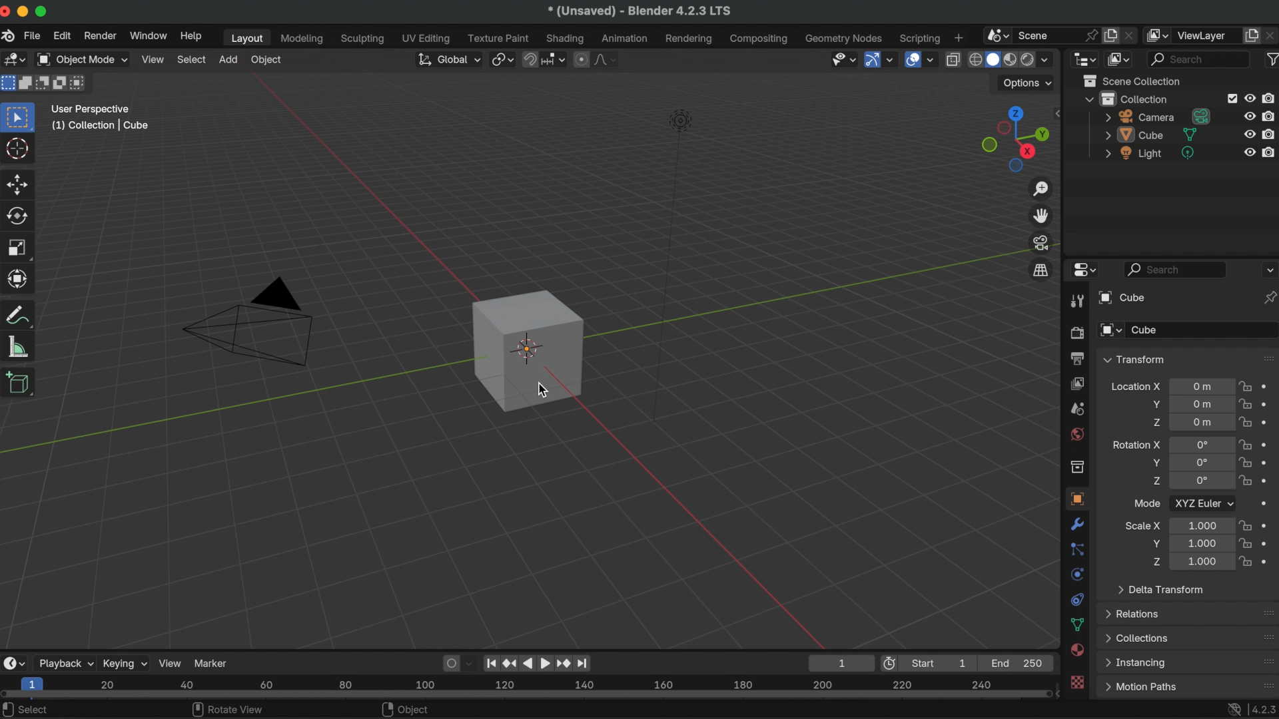  I want to click on transform dropdown, so click(1134, 359).